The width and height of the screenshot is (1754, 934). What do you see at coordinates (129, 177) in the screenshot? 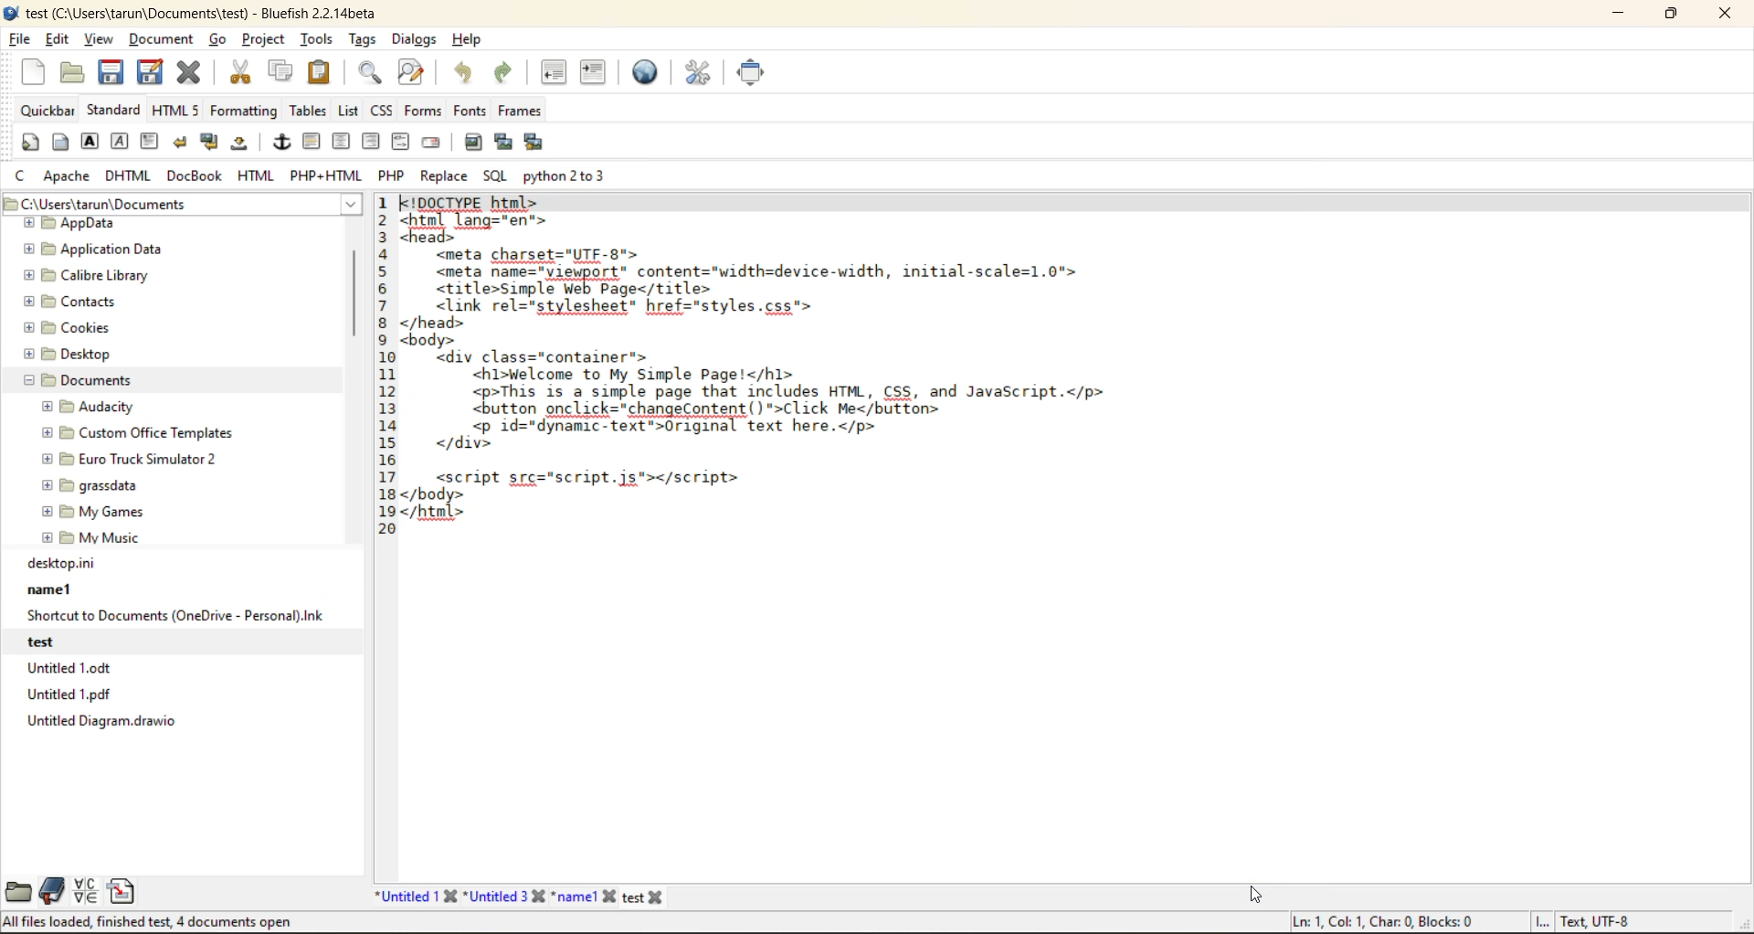
I see `dhtml` at bounding box center [129, 177].